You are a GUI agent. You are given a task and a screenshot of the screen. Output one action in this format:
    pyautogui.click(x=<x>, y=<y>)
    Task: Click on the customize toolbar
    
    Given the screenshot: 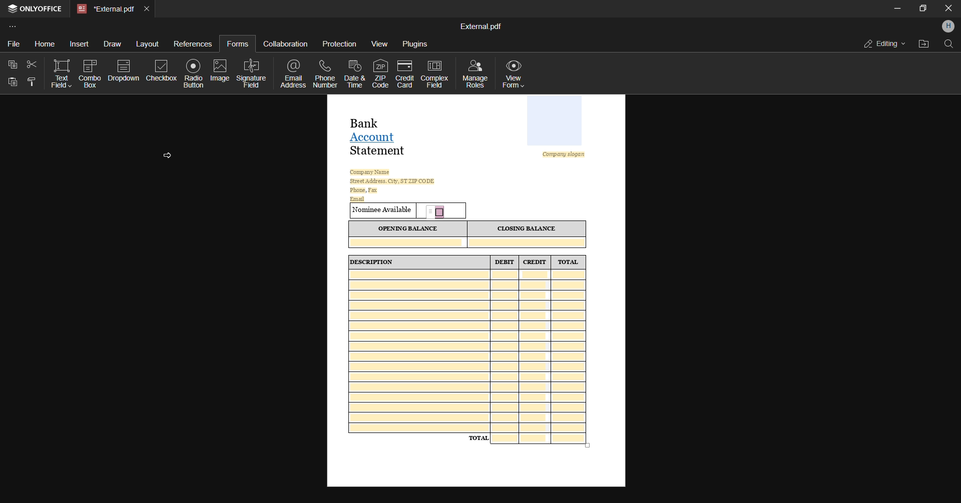 What is the action you would take?
    pyautogui.click(x=19, y=27)
    